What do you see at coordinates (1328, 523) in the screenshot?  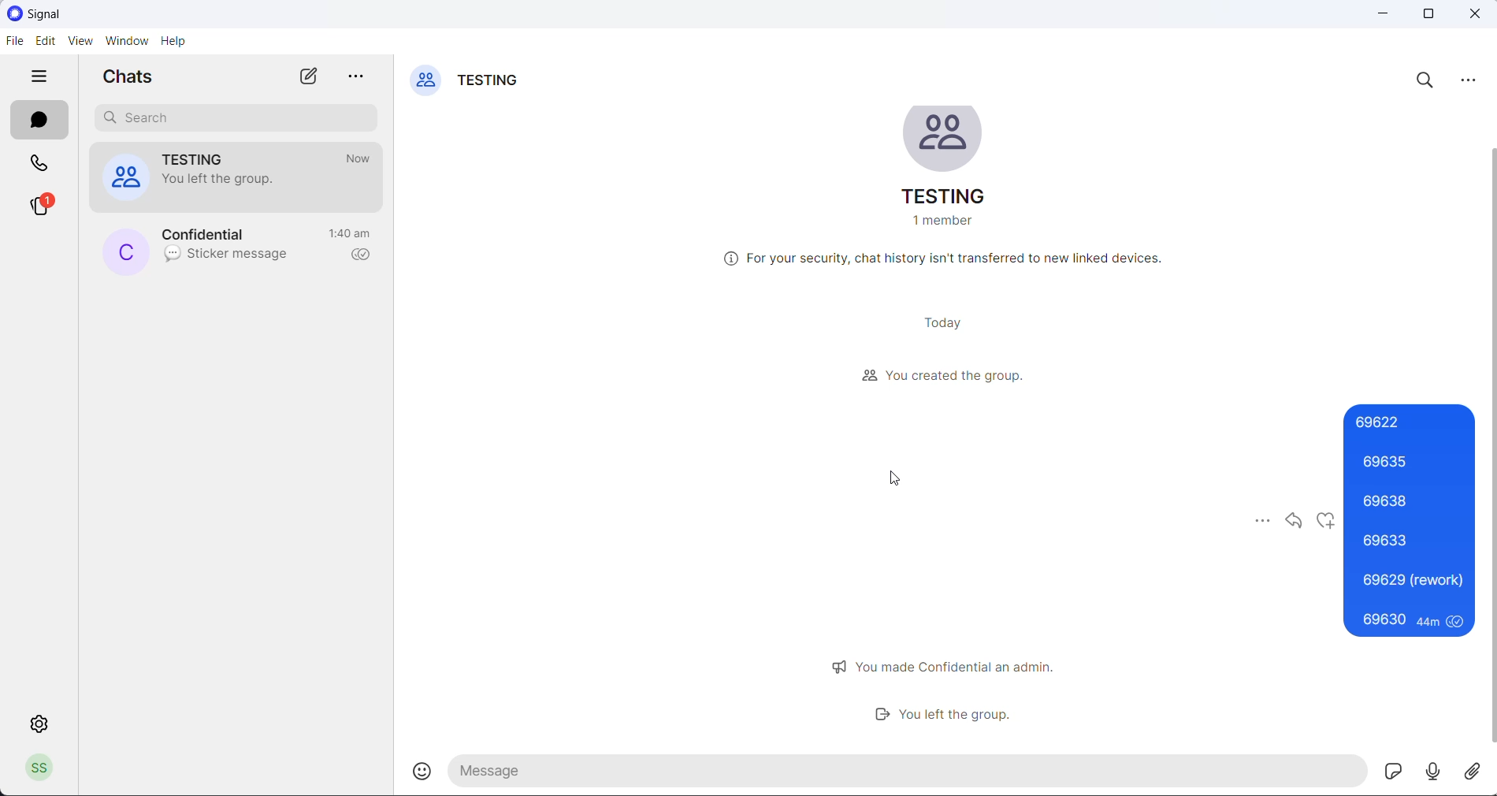 I see `like` at bounding box center [1328, 523].